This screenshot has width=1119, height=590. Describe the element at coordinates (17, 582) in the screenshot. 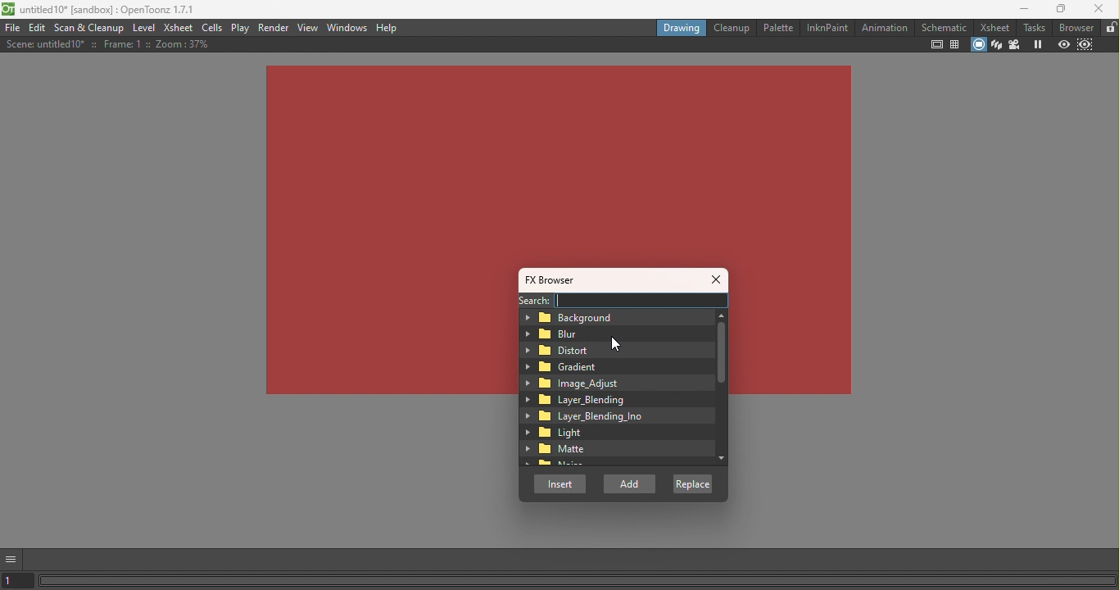

I see `Set the current frame` at that location.